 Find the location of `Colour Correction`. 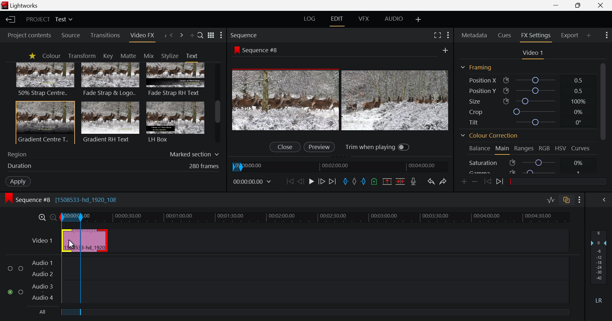

Colour Correction is located at coordinates (492, 137).